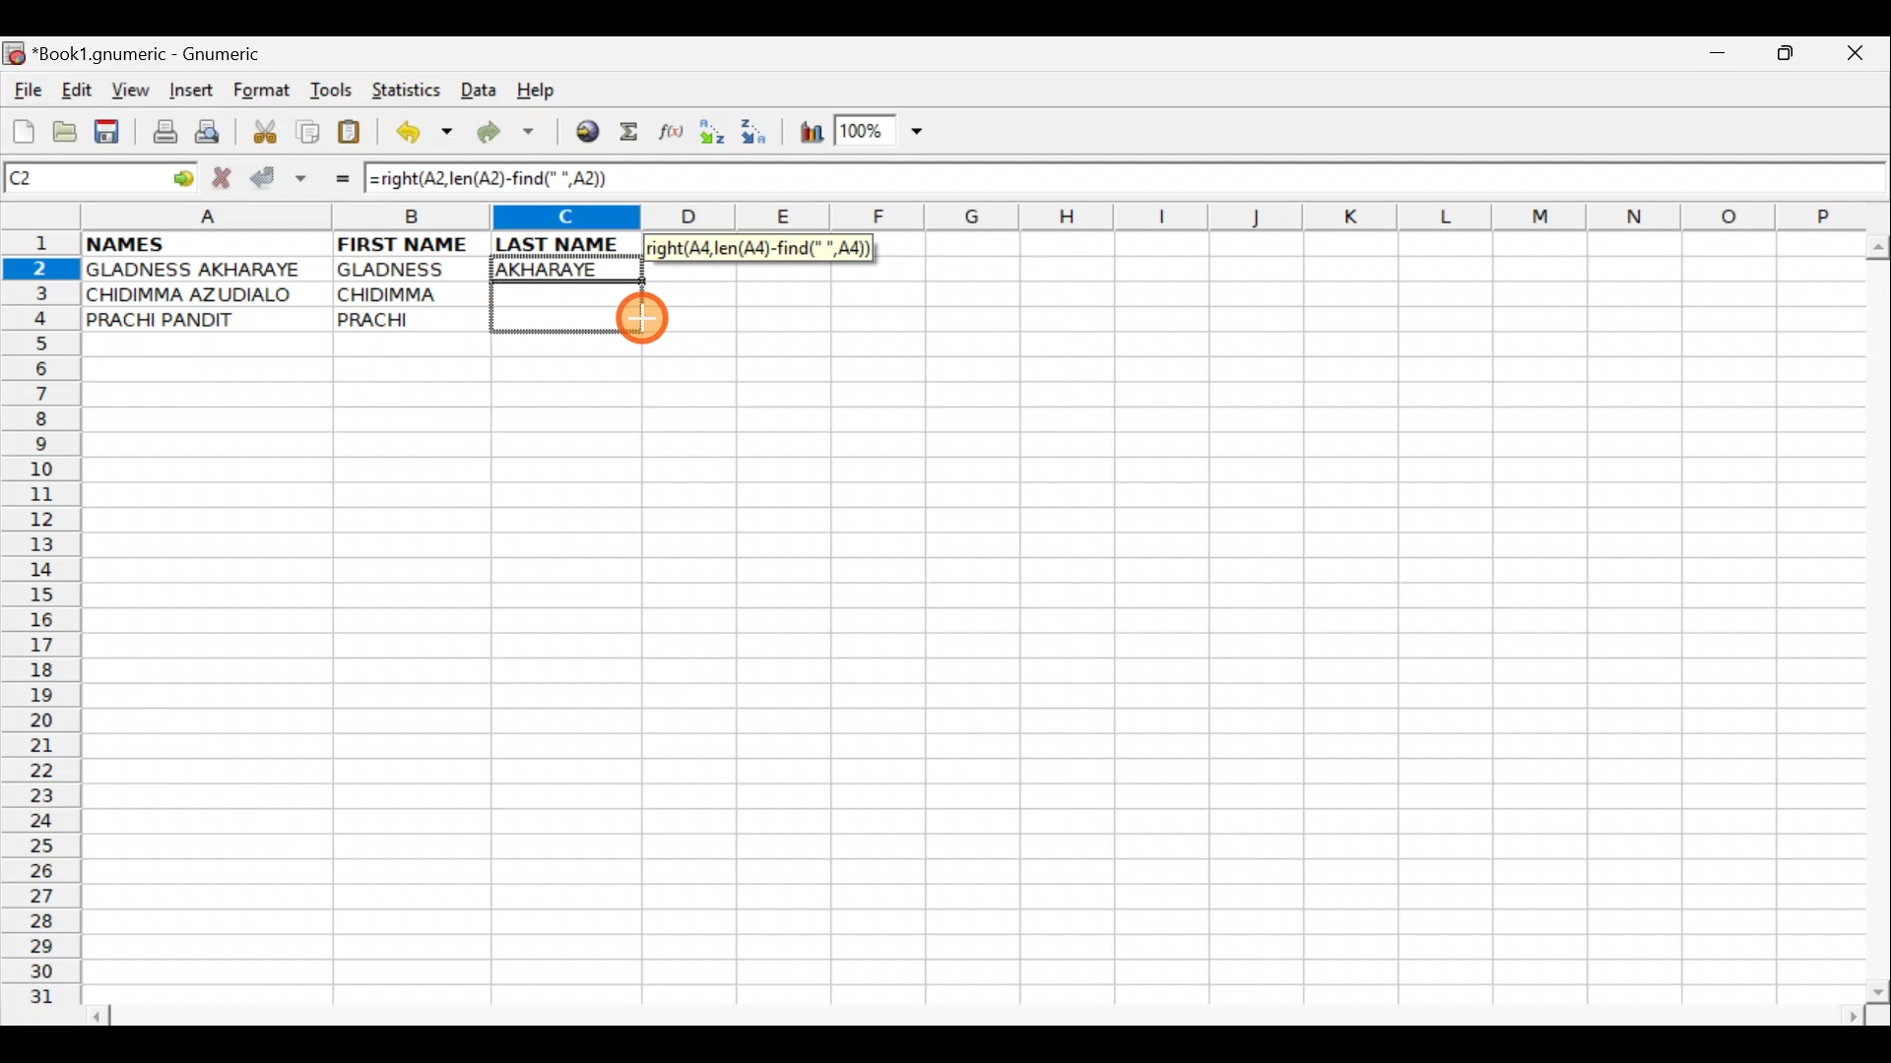  Describe the element at coordinates (584, 133) in the screenshot. I see `Insert hyperlink` at that location.